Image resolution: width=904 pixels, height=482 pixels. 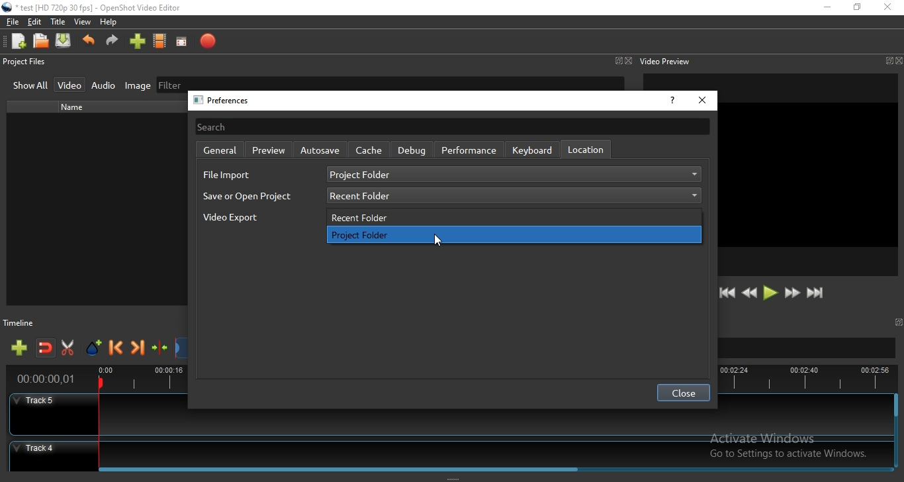 What do you see at coordinates (665, 61) in the screenshot?
I see `Video preview` at bounding box center [665, 61].